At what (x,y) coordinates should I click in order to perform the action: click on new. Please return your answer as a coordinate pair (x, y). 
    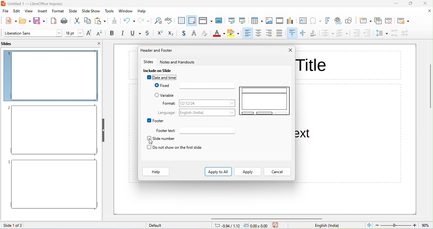
    Looking at the image, I should click on (9, 20).